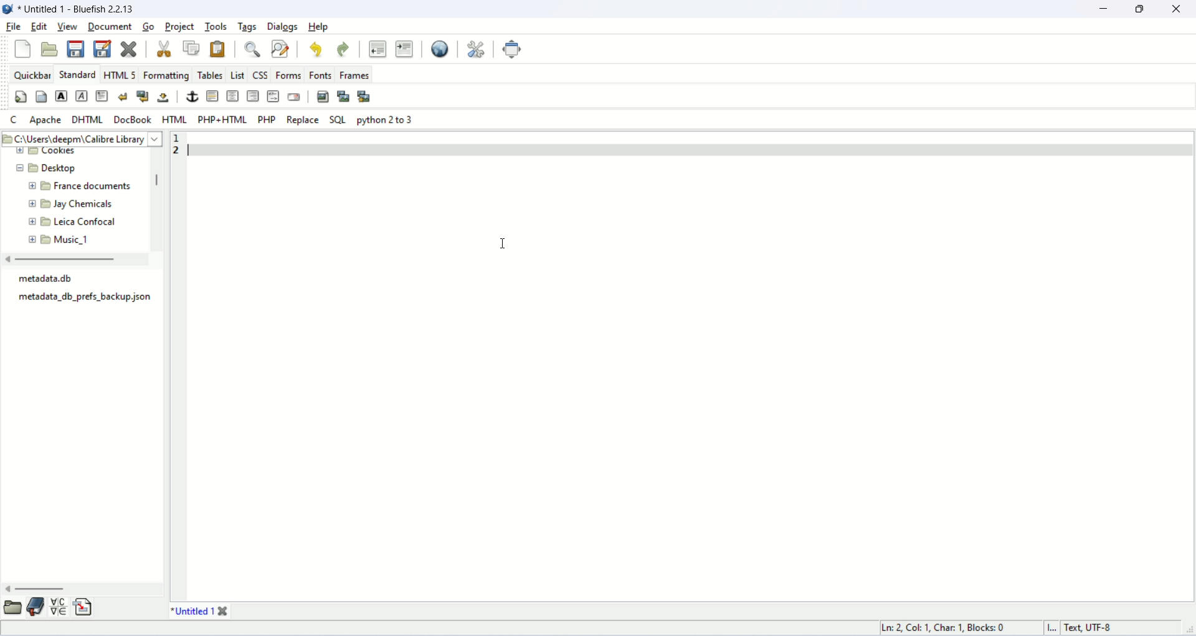  What do you see at coordinates (75, 187) in the screenshot?
I see `folder name` at bounding box center [75, 187].